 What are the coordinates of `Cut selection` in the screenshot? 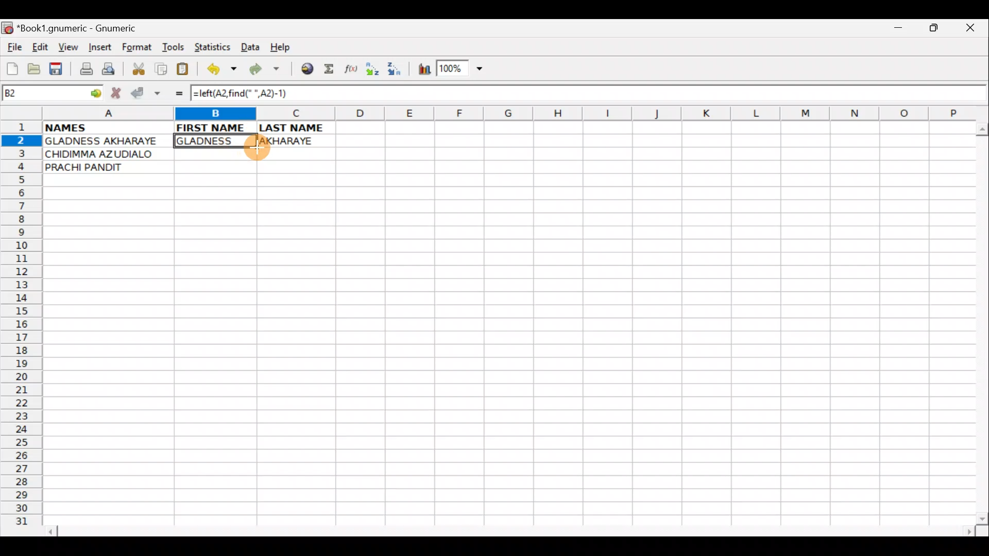 It's located at (138, 67).